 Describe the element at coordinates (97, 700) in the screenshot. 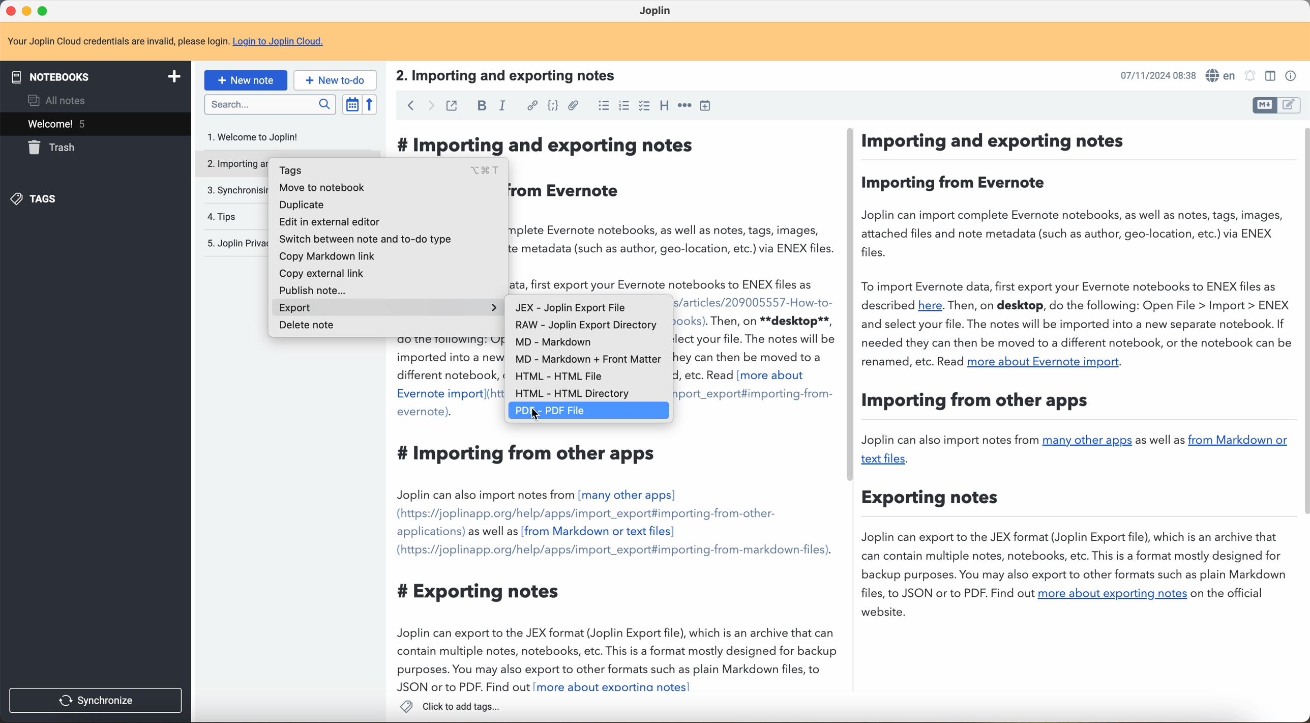

I see `synchronize` at that location.